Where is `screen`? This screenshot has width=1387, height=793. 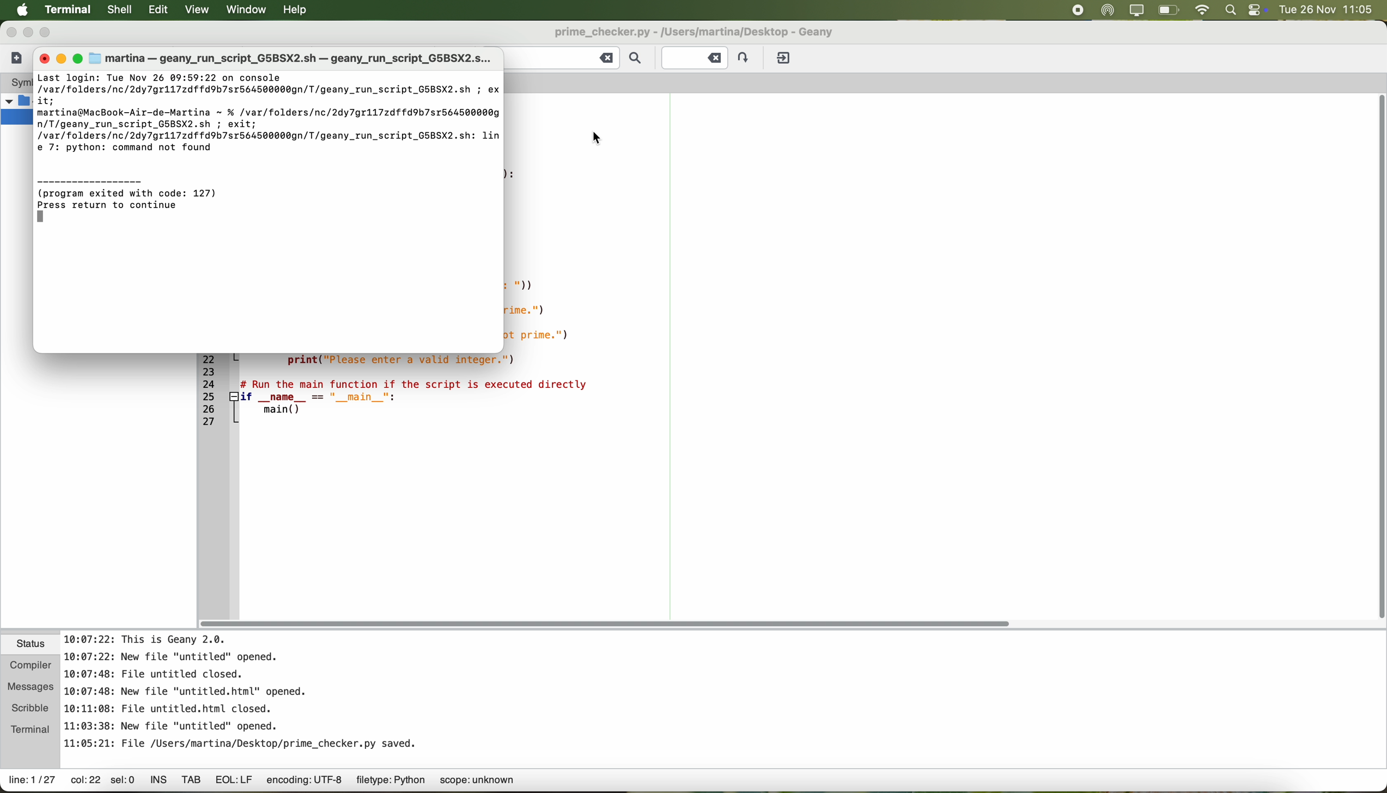
screen is located at coordinates (1136, 10).